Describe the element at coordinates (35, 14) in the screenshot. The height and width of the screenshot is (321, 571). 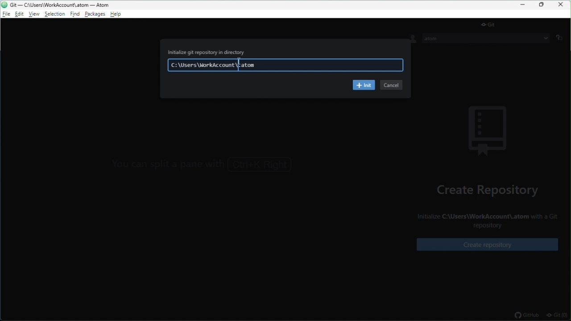
I see `view` at that location.